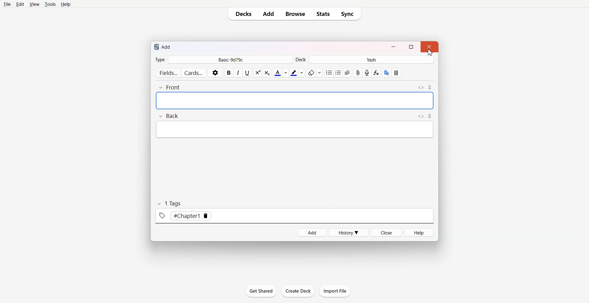  Describe the element at coordinates (169, 88) in the screenshot. I see `Front` at that location.